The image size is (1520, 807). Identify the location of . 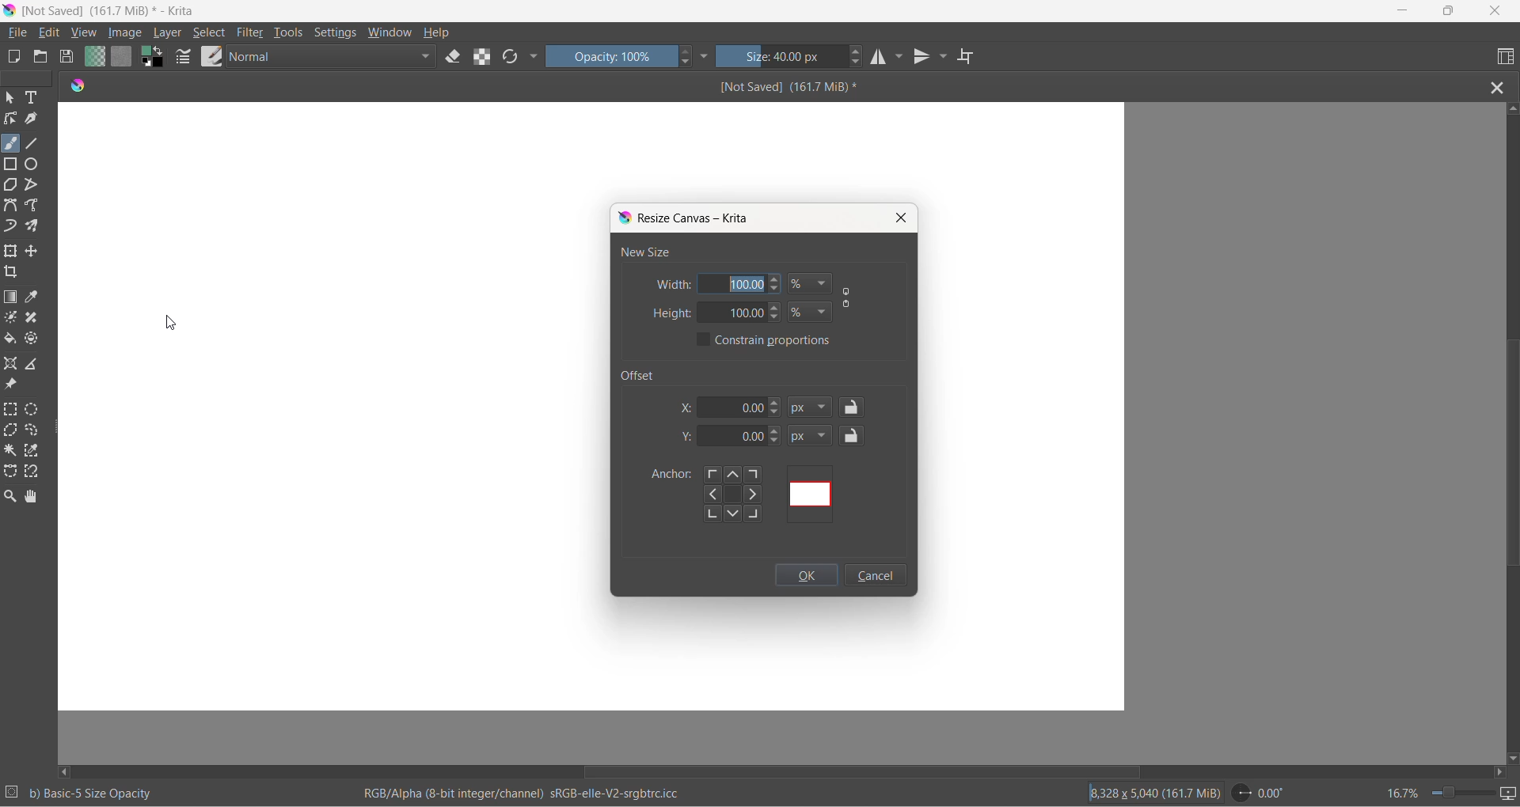
(775, 402).